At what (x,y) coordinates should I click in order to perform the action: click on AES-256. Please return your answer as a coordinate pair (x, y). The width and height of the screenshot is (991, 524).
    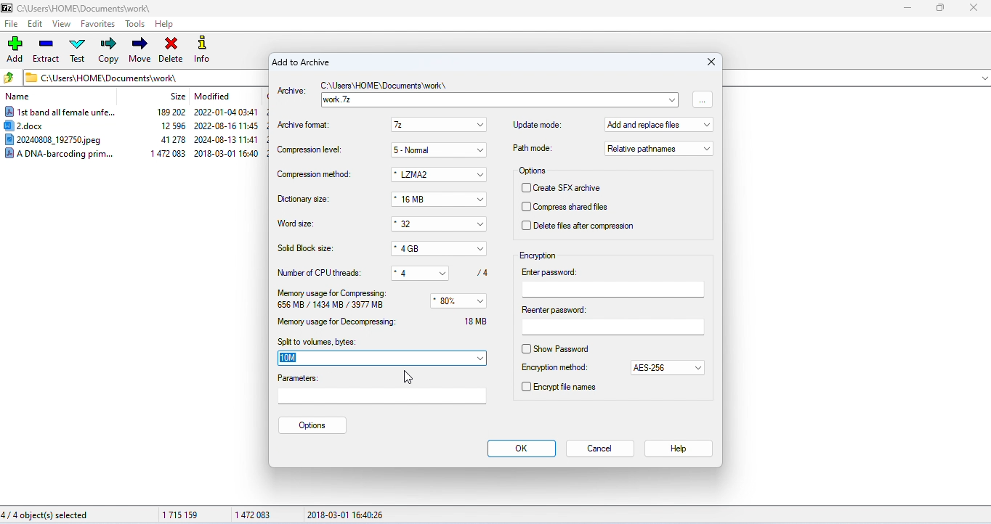
    Looking at the image, I should click on (659, 369).